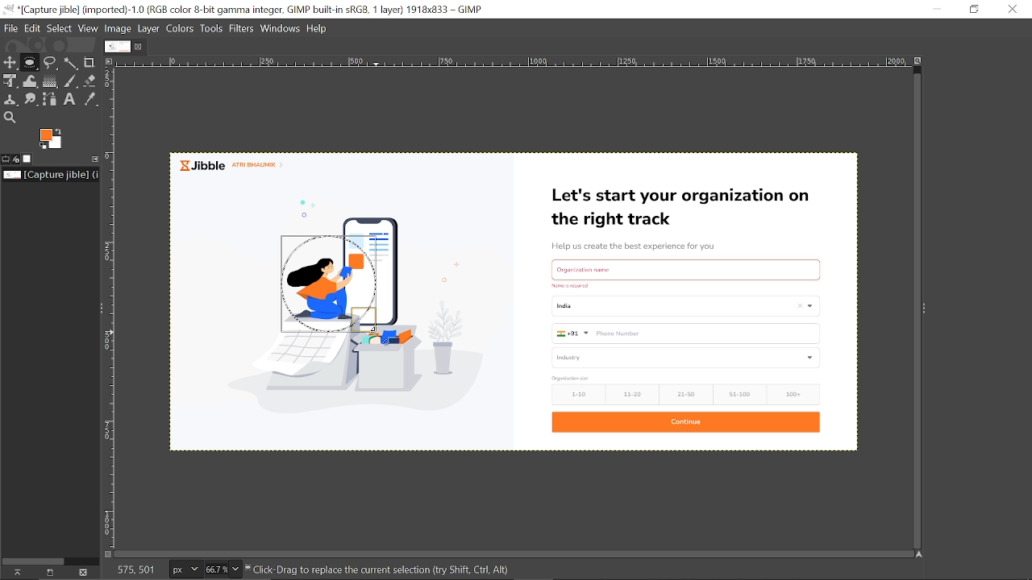 The height and width of the screenshot is (580, 1032). I want to click on cursor, so click(376, 335).